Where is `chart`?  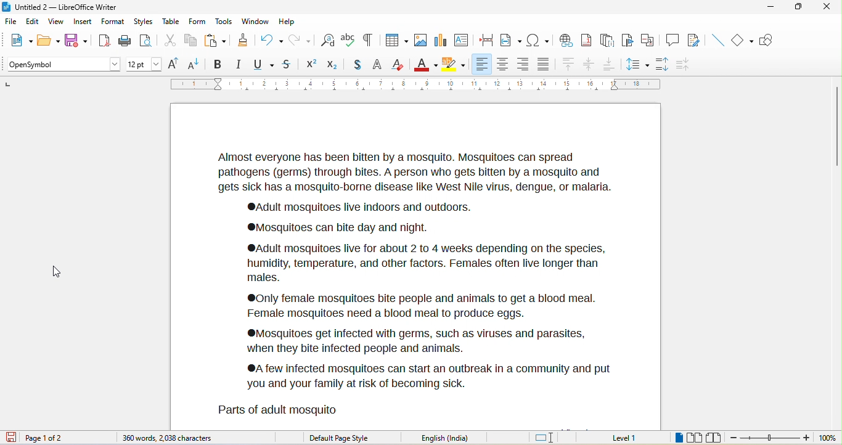 chart is located at coordinates (441, 39).